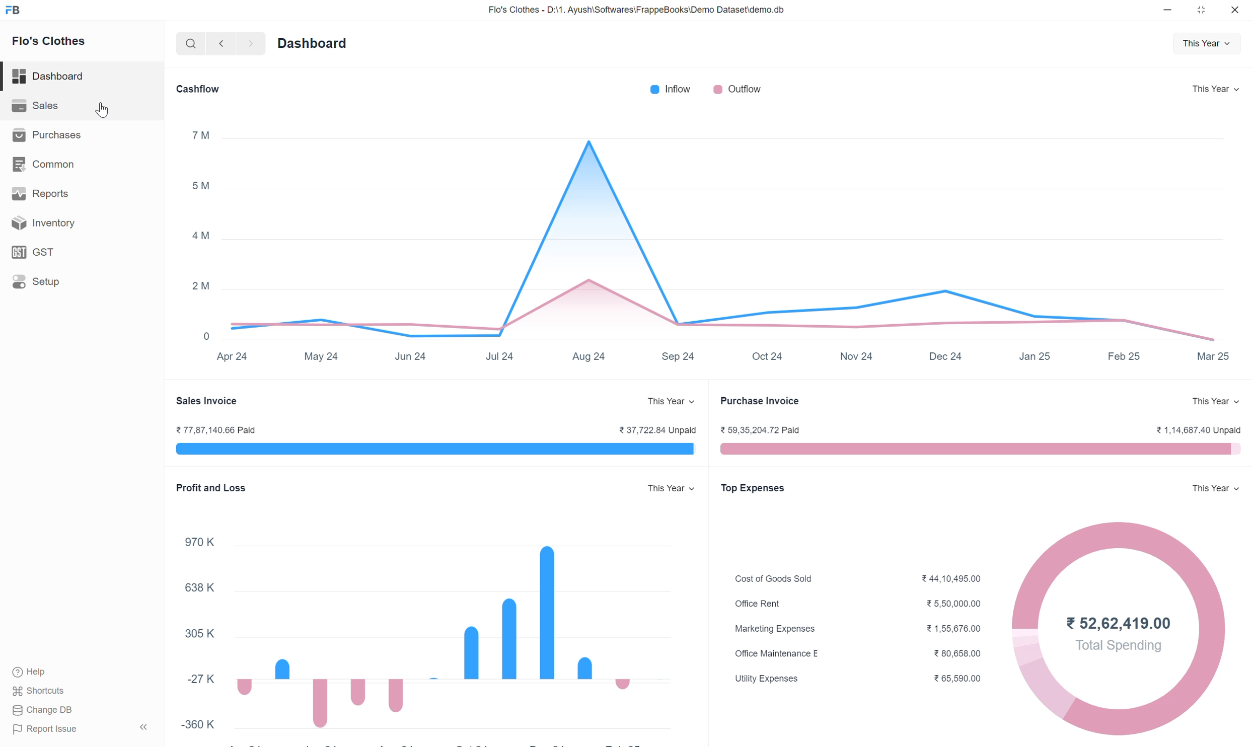 The height and width of the screenshot is (747, 1252). Describe the element at coordinates (1214, 632) in the screenshot. I see `donut chart` at that location.